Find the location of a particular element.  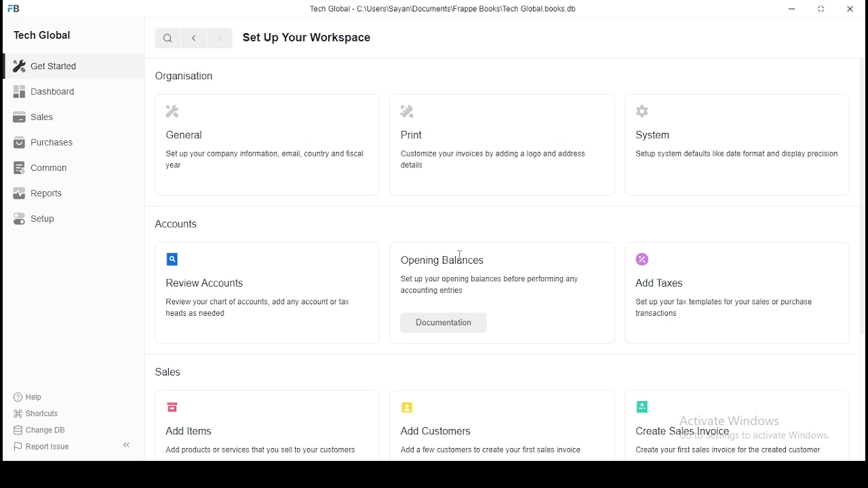

go forward  is located at coordinates (219, 39).